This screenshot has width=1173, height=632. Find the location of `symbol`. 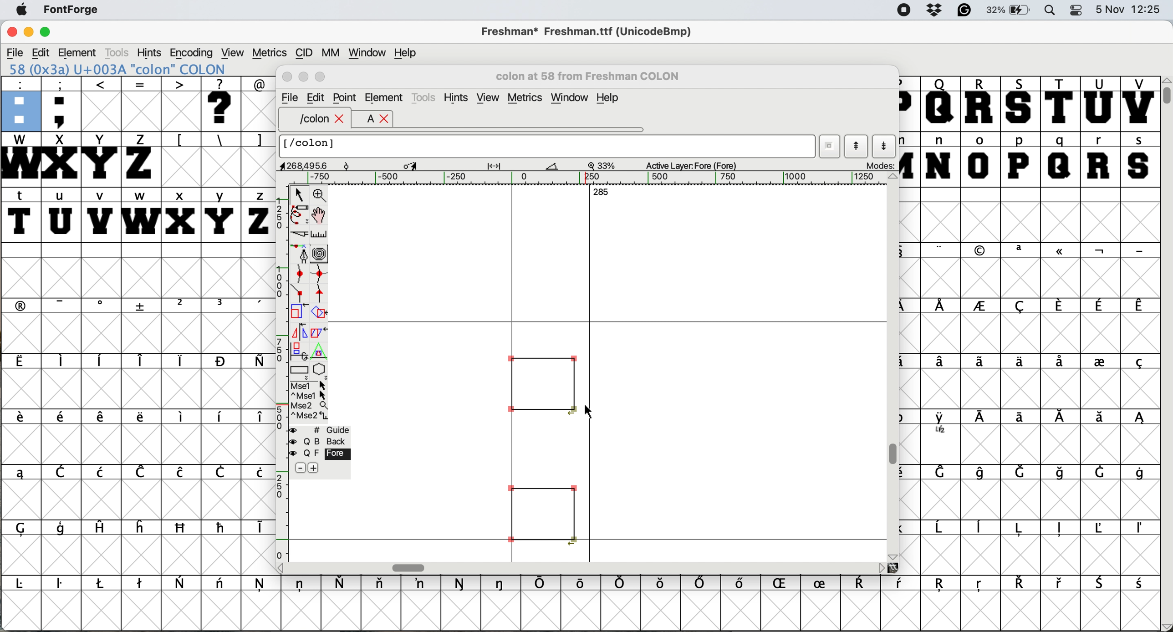

symbol is located at coordinates (64, 305).